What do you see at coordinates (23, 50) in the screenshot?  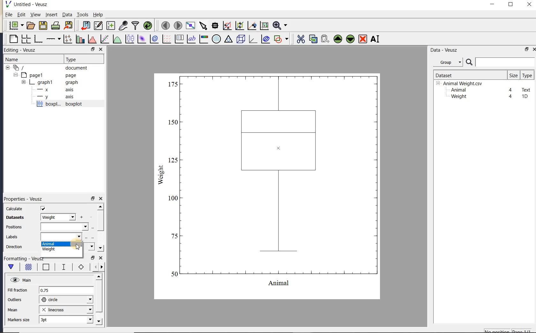 I see `Editing - Veusz` at bounding box center [23, 50].